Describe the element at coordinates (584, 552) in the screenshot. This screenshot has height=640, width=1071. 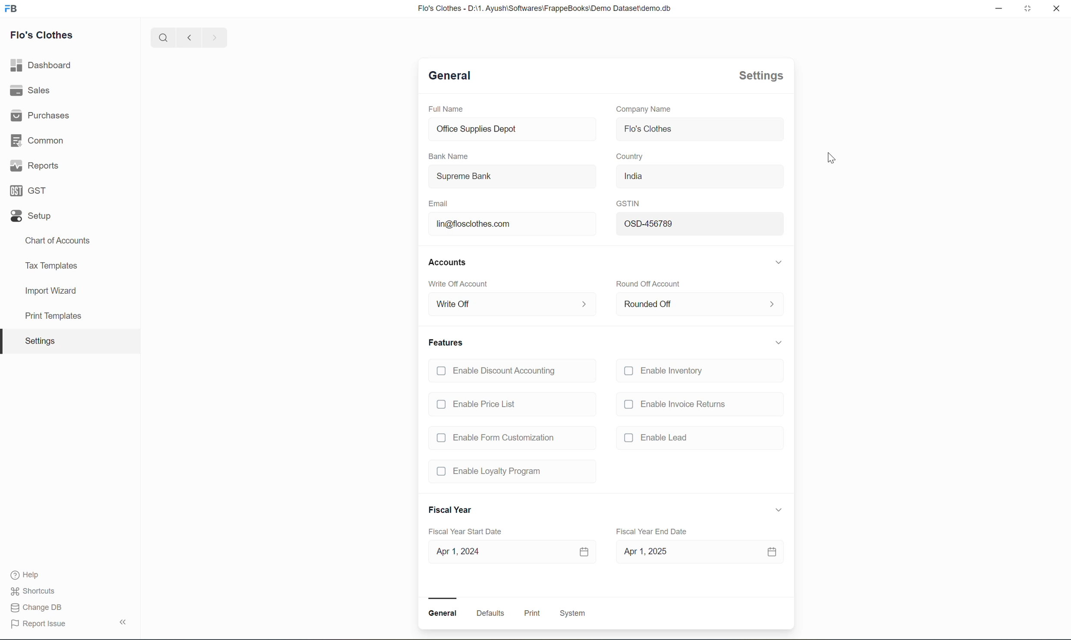
I see `calendar icon` at that location.